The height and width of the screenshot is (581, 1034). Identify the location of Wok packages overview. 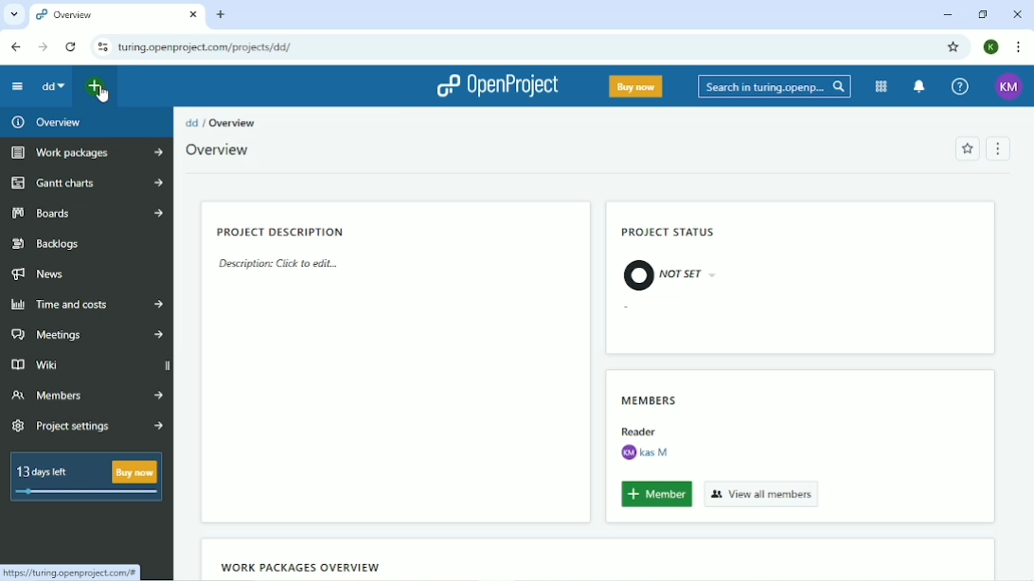
(300, 567).